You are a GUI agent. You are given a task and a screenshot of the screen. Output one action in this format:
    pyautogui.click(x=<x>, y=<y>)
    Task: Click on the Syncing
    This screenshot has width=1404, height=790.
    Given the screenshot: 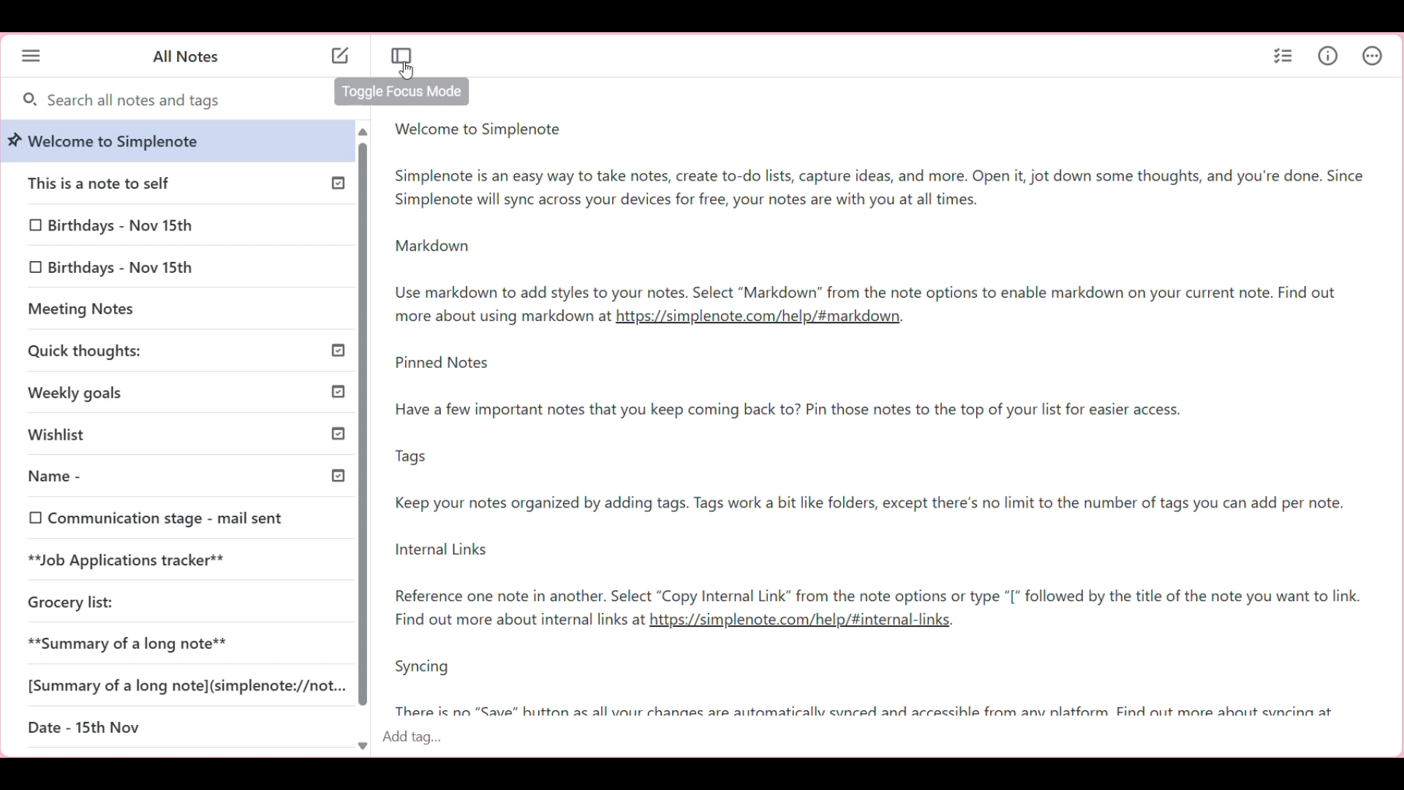 What is the action you would take?
    pyautogui.click(x=862, y=686)
    